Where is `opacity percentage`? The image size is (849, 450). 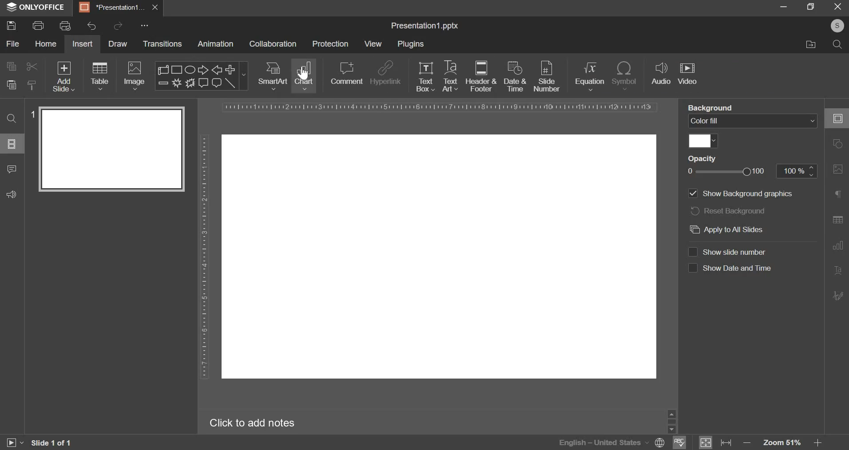
opacity percentage is located at coordinates (797, 171).